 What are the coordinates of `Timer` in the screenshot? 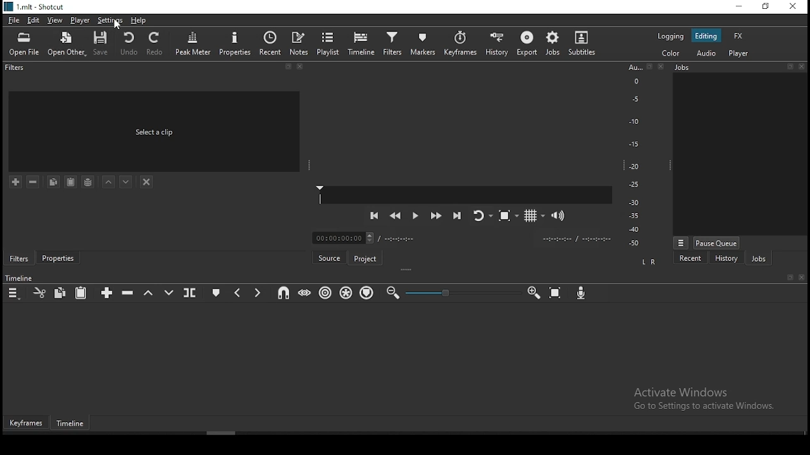 It's located at (463, 238).